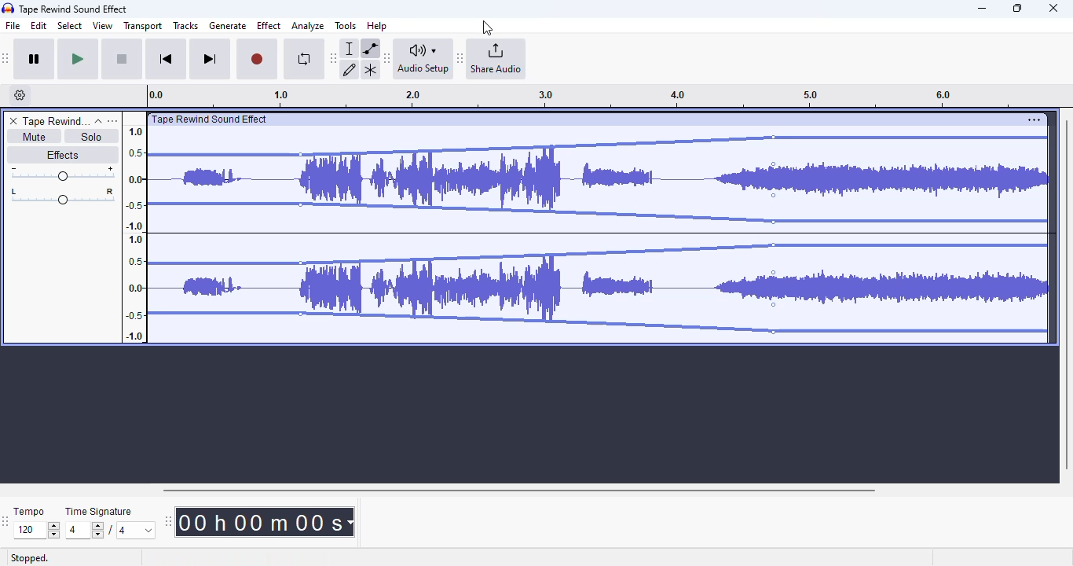 This screenshot has width=1073, height=566. I want to click on Control point, so click(774, 222).